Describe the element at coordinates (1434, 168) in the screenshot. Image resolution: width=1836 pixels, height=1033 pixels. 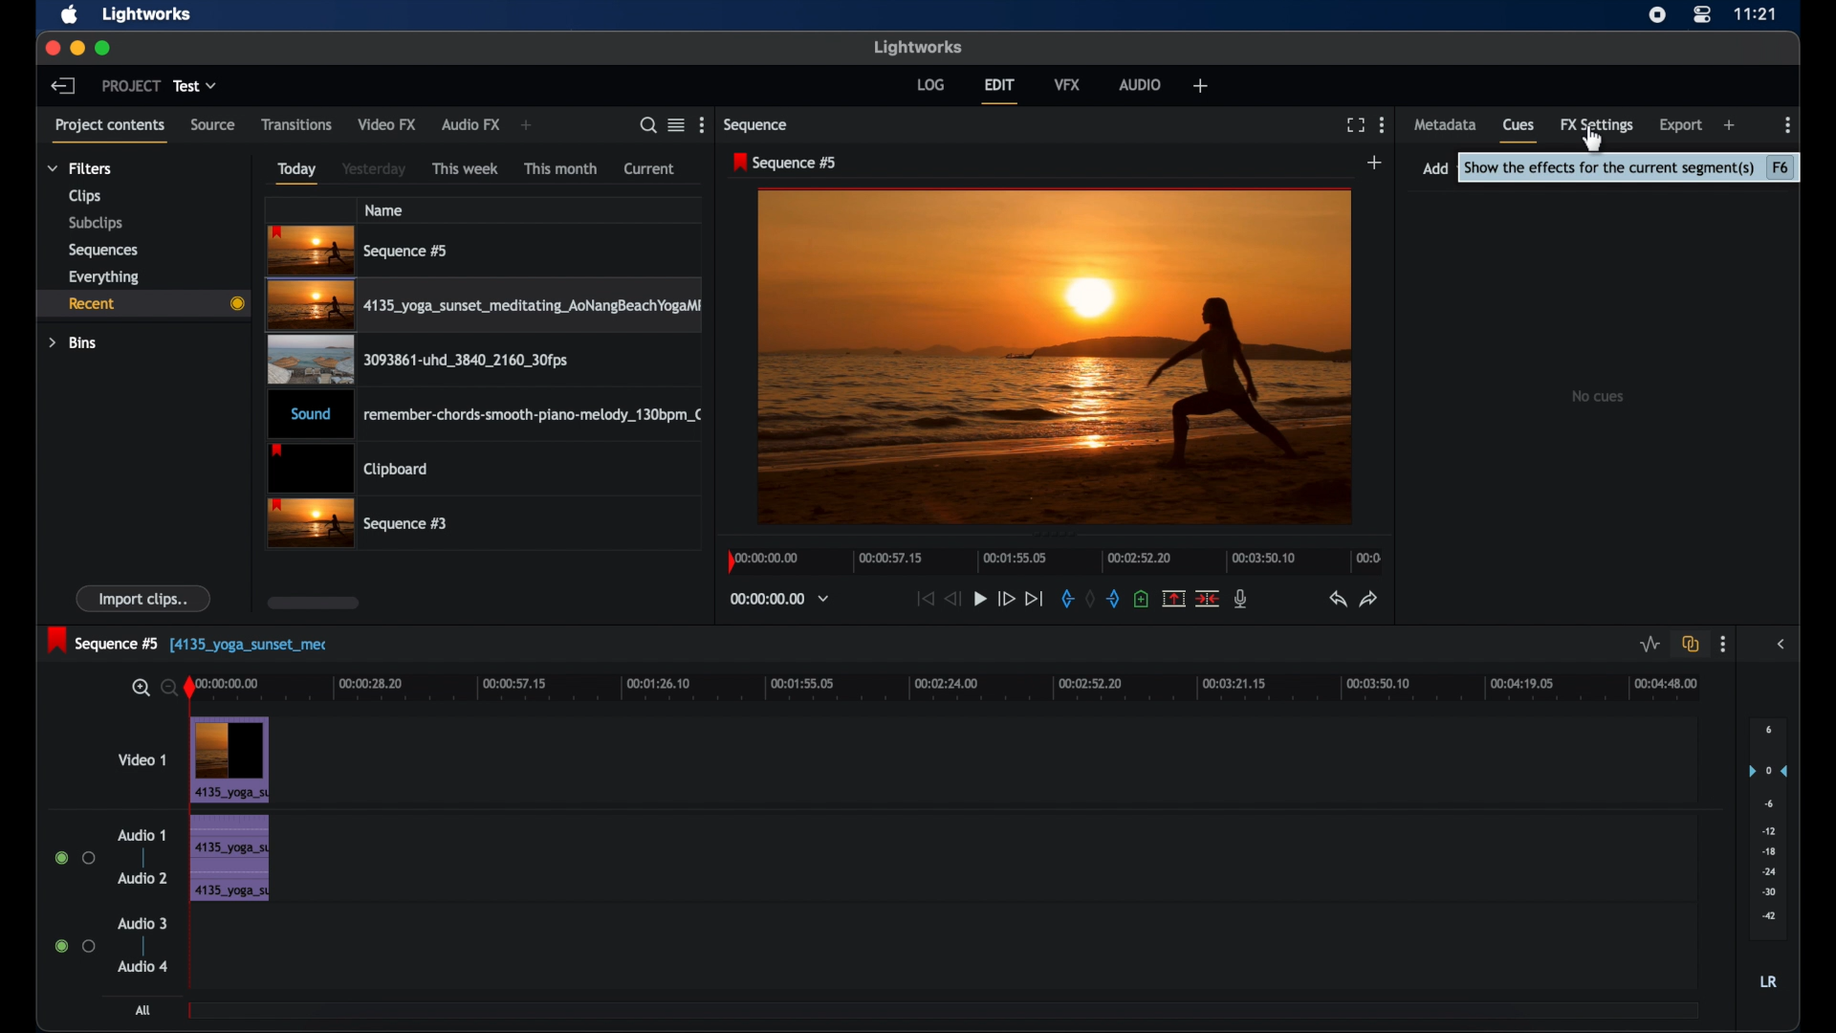
I see `add` at that location.